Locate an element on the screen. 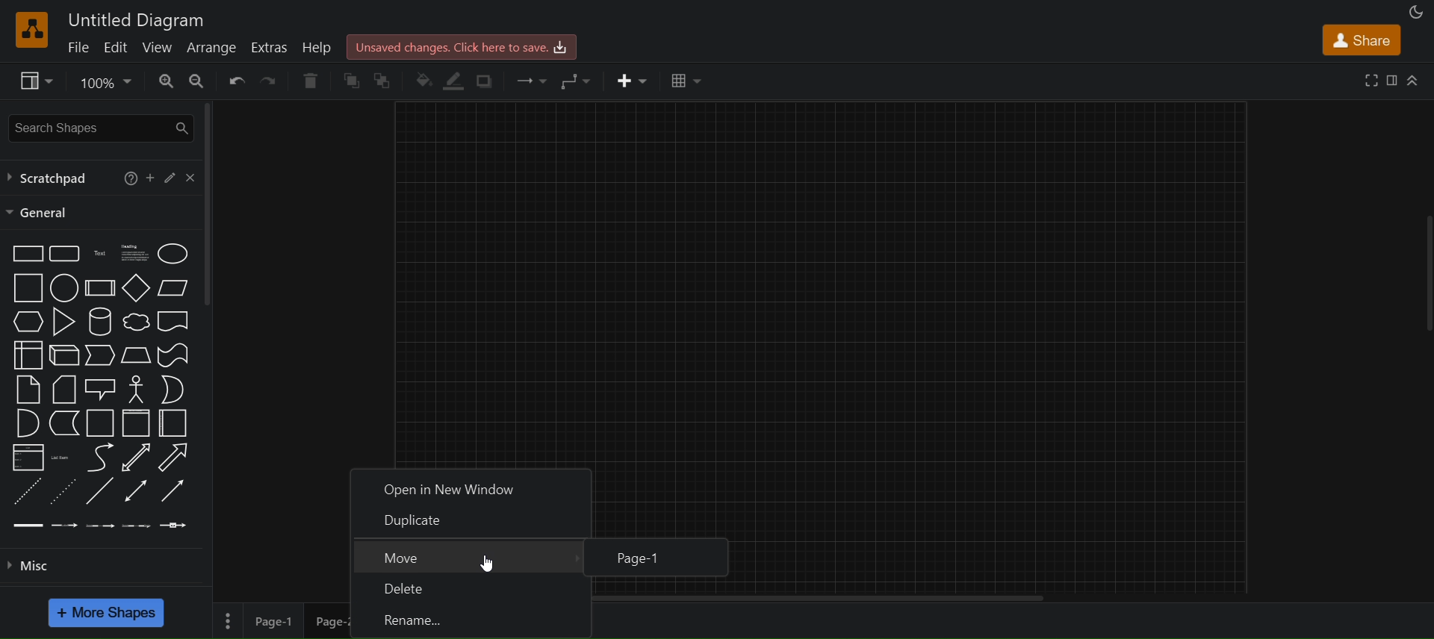 The image size is (1434, 639). actor is located at coordinates (136, 389).